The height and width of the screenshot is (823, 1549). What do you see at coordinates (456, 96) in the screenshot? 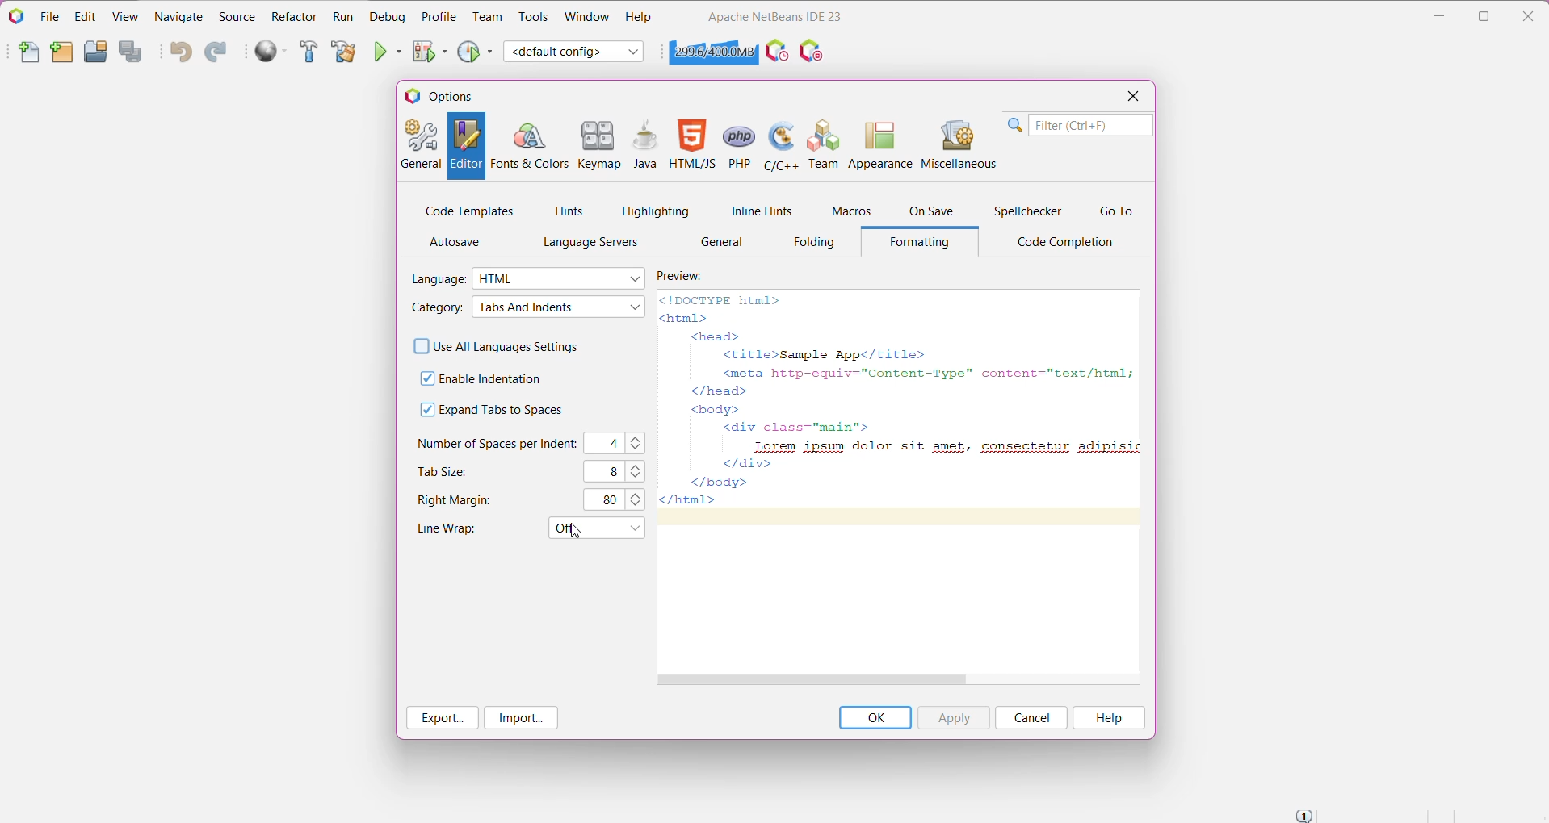
I see `Options` at bounding box center [456, 96].